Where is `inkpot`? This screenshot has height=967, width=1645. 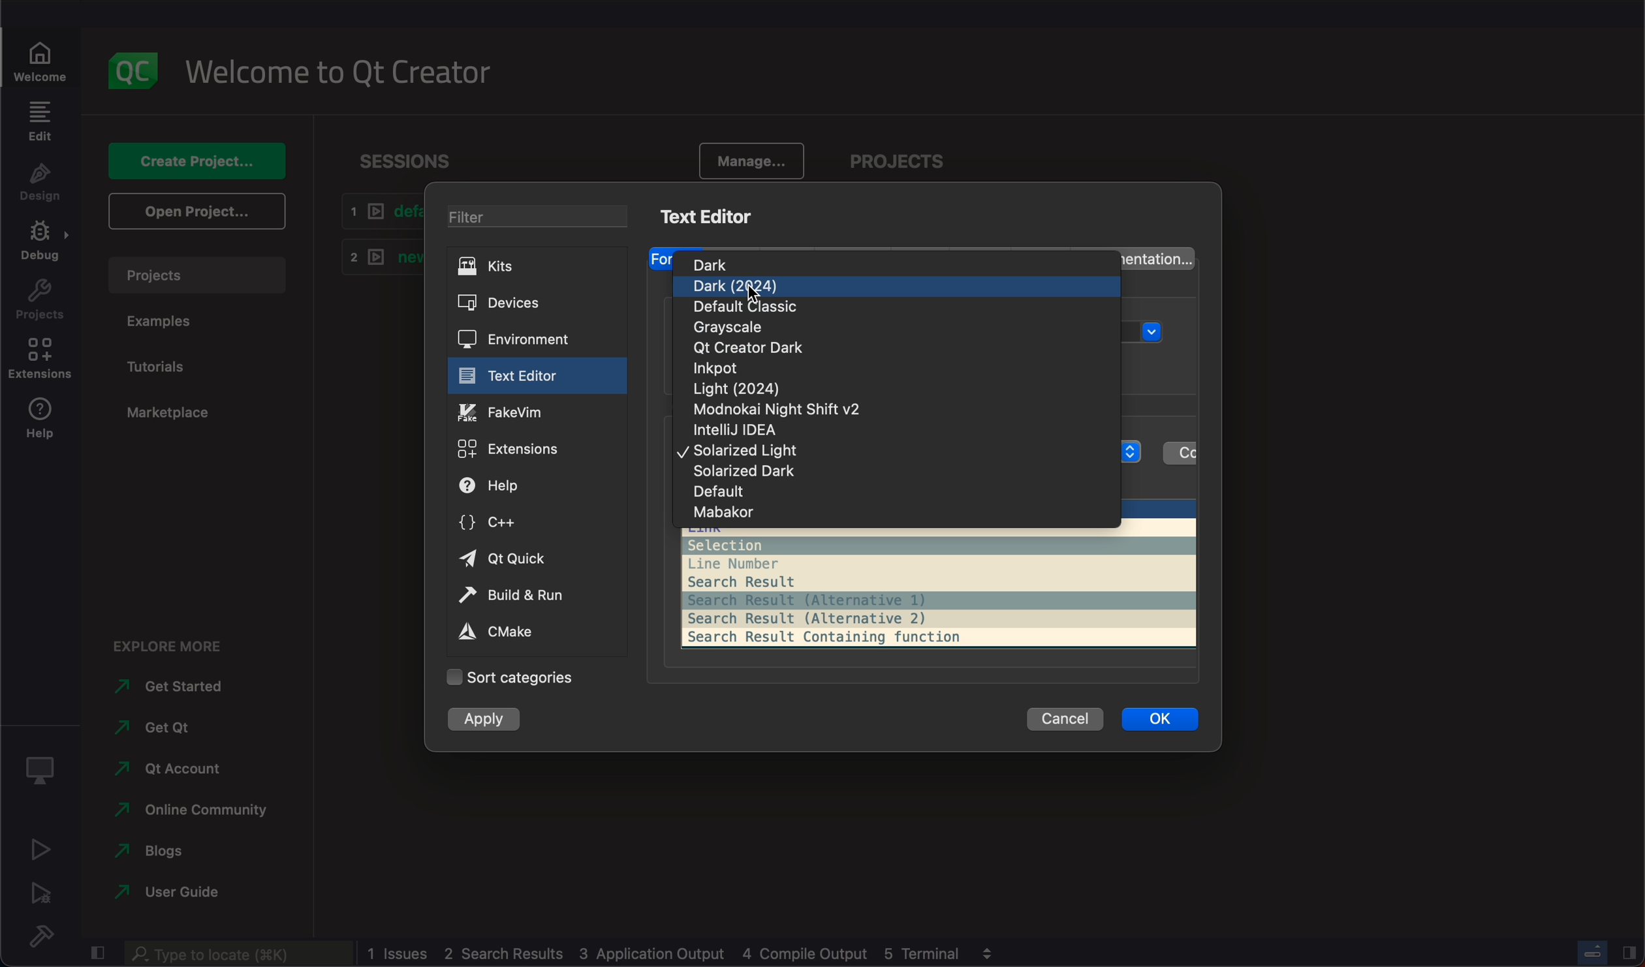 inkpot is located at coordinates (738, 368).